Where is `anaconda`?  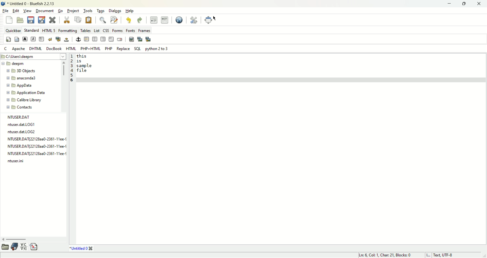
anaconda is located at coordinates (23, 78).